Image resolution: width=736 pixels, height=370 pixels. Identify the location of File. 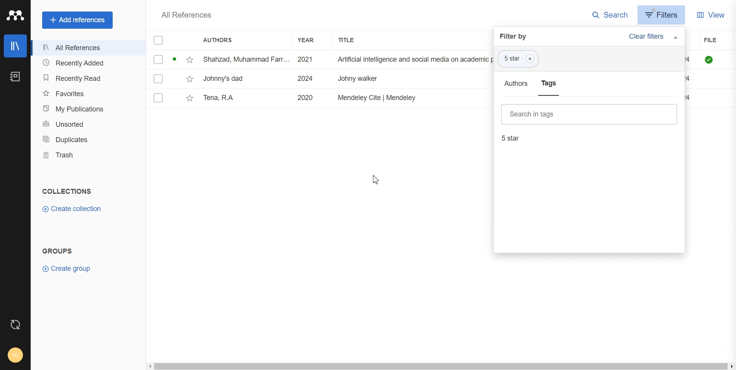
(706, 40).